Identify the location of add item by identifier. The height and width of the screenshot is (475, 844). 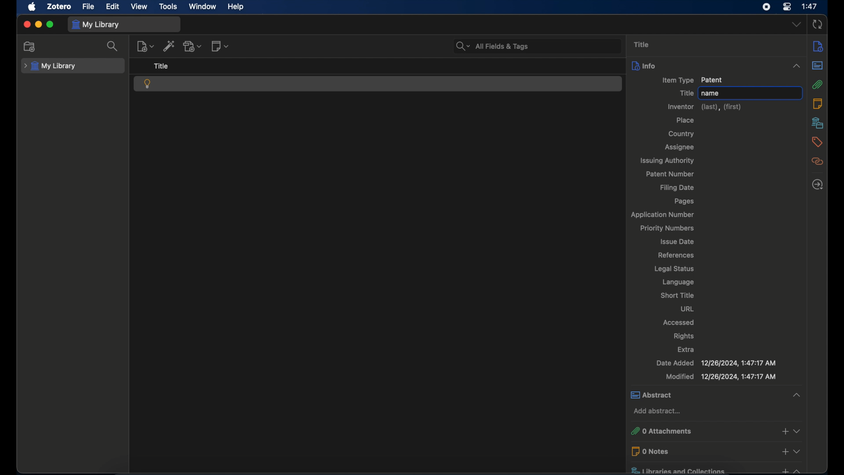
(169, 46).